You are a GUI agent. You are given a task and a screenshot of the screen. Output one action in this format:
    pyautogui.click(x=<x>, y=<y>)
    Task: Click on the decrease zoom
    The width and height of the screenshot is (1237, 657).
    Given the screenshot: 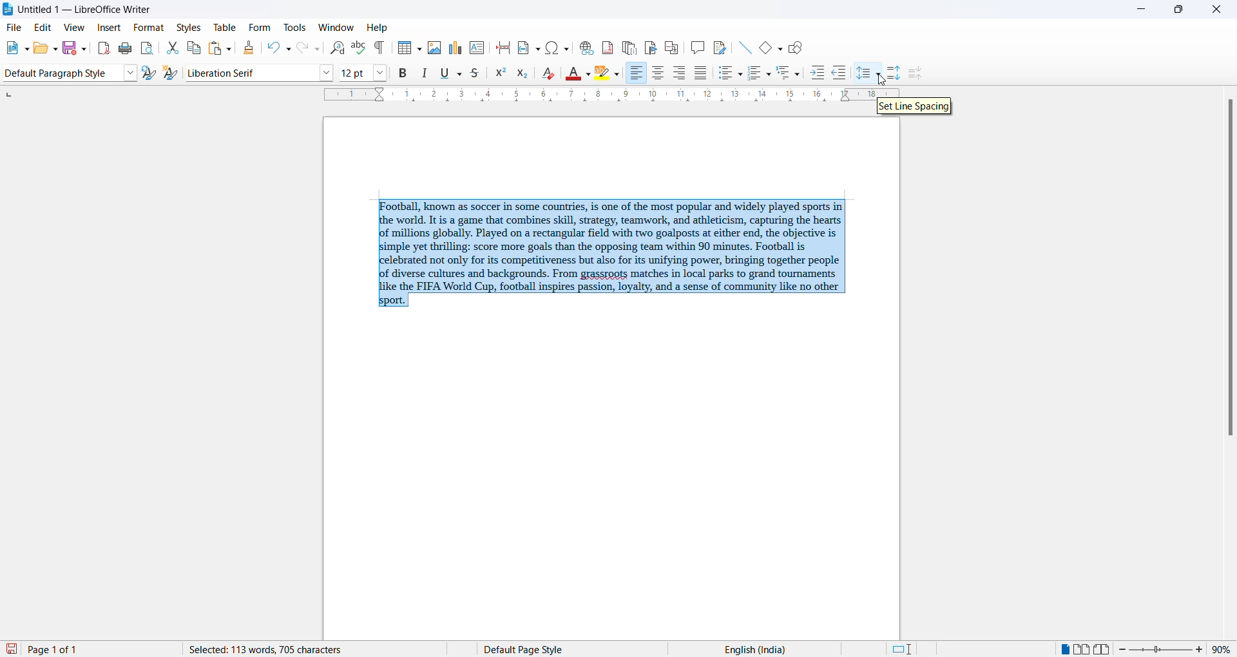 What is the action you would take?
    pyautogui.click(x=1123, y=648)
    